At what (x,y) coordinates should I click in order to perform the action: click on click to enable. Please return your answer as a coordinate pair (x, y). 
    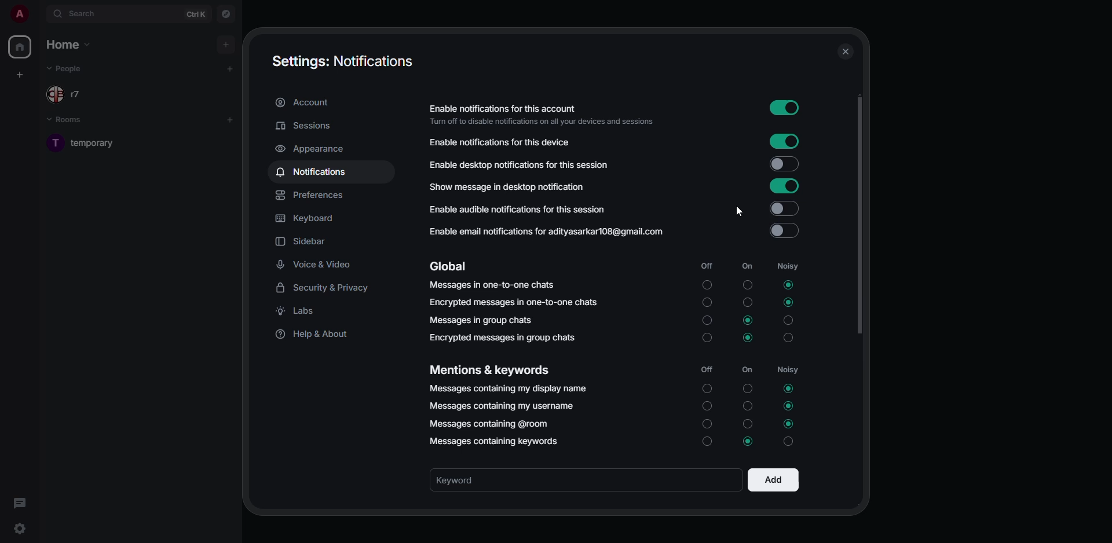
    Looking at the image, I should click on (787, 229).